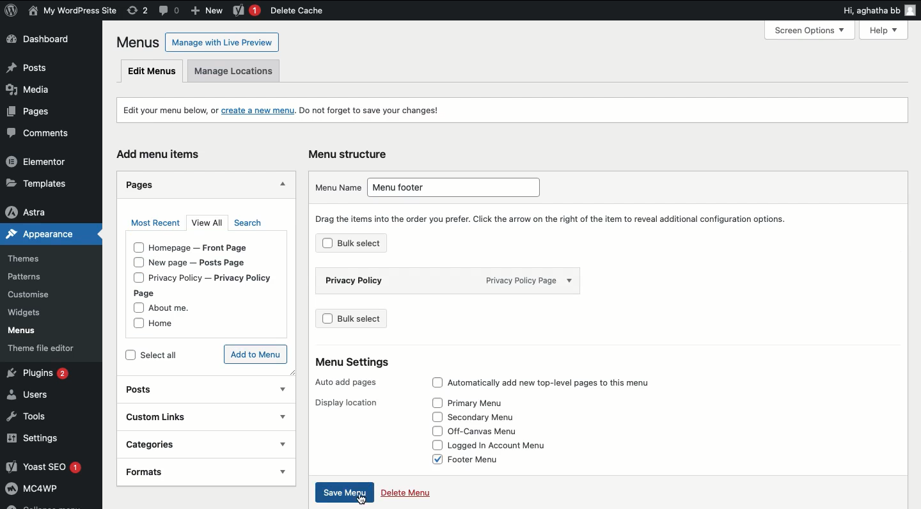  I want to click on  Do not forget to save your changes!, so click(379, 111).